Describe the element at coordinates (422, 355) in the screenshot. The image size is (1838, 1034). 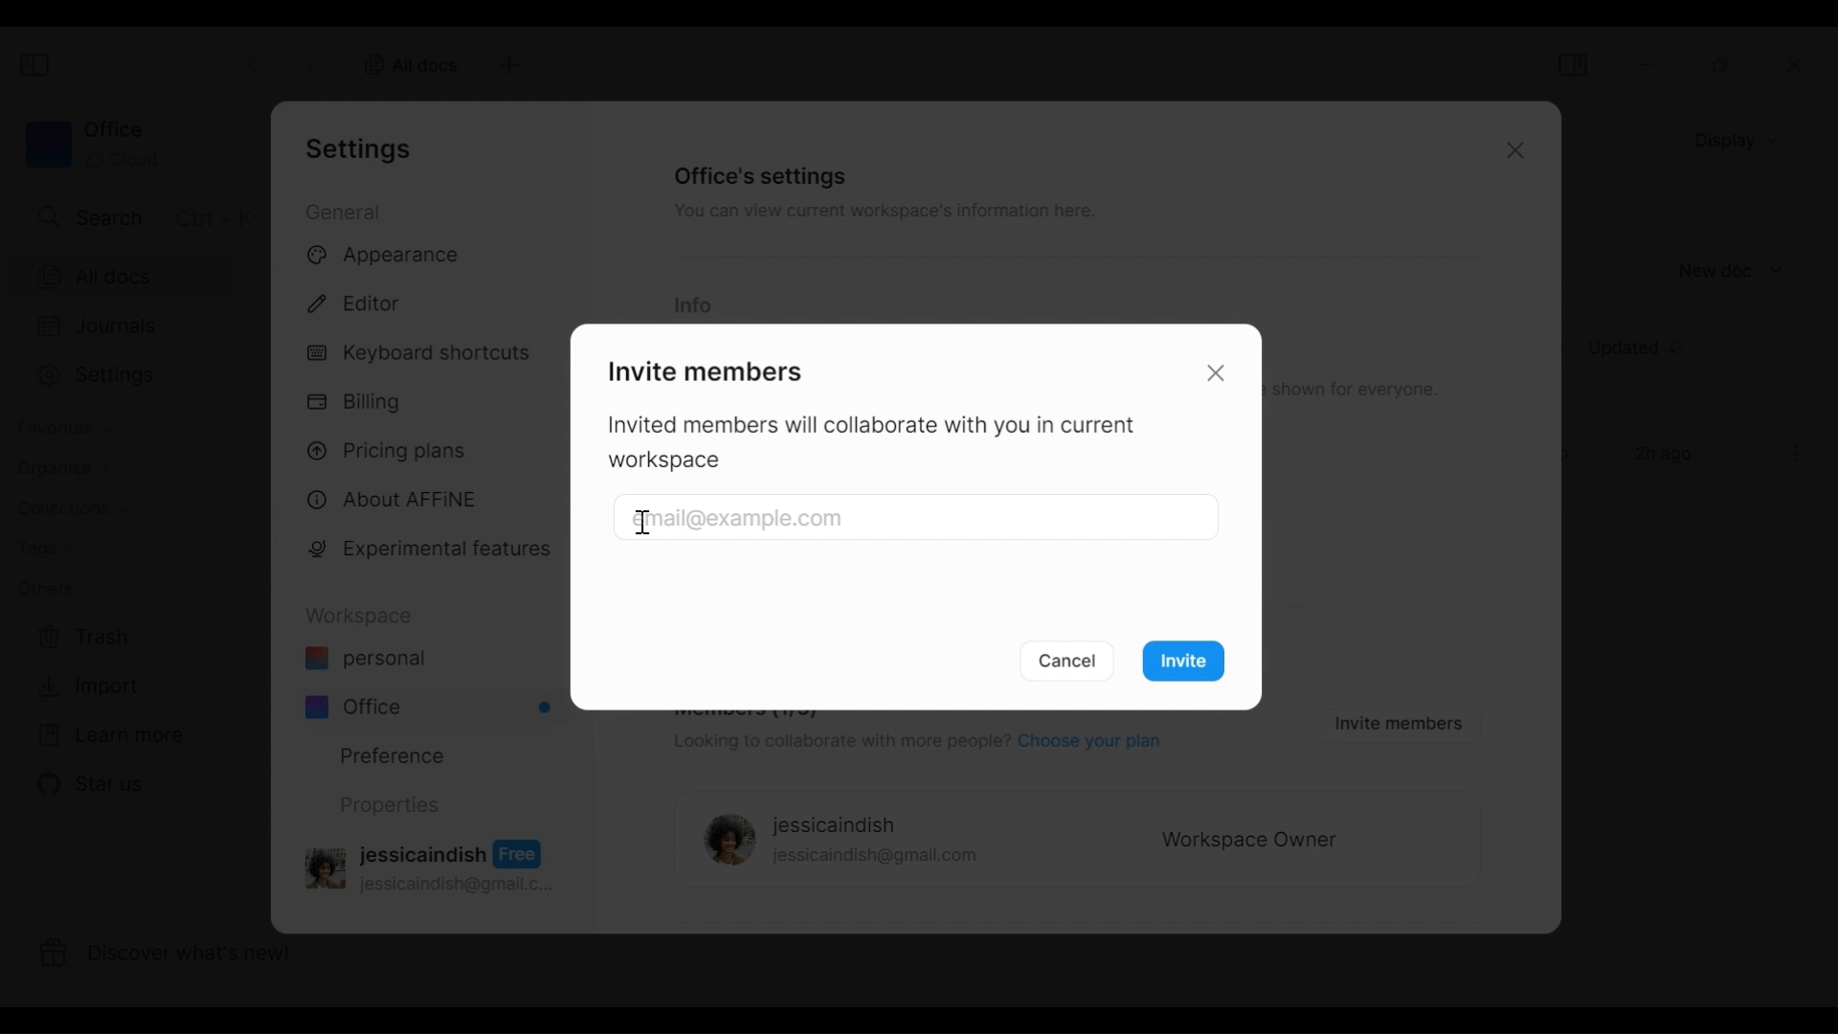
I see `Keyboard shortcuts` at that location.